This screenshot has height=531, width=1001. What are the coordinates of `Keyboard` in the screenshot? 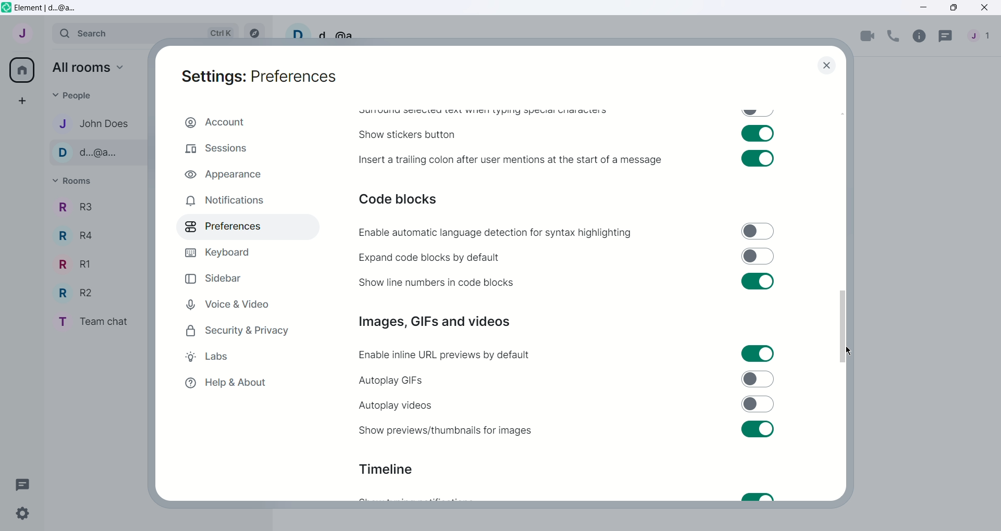 It's located at (233, 252).